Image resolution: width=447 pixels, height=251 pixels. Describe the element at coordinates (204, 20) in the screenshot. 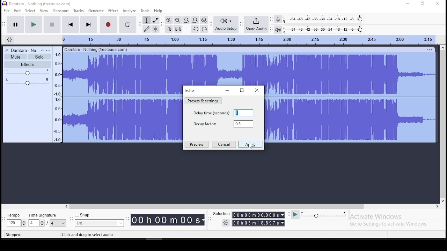

I see `zoom toggle` at that location.